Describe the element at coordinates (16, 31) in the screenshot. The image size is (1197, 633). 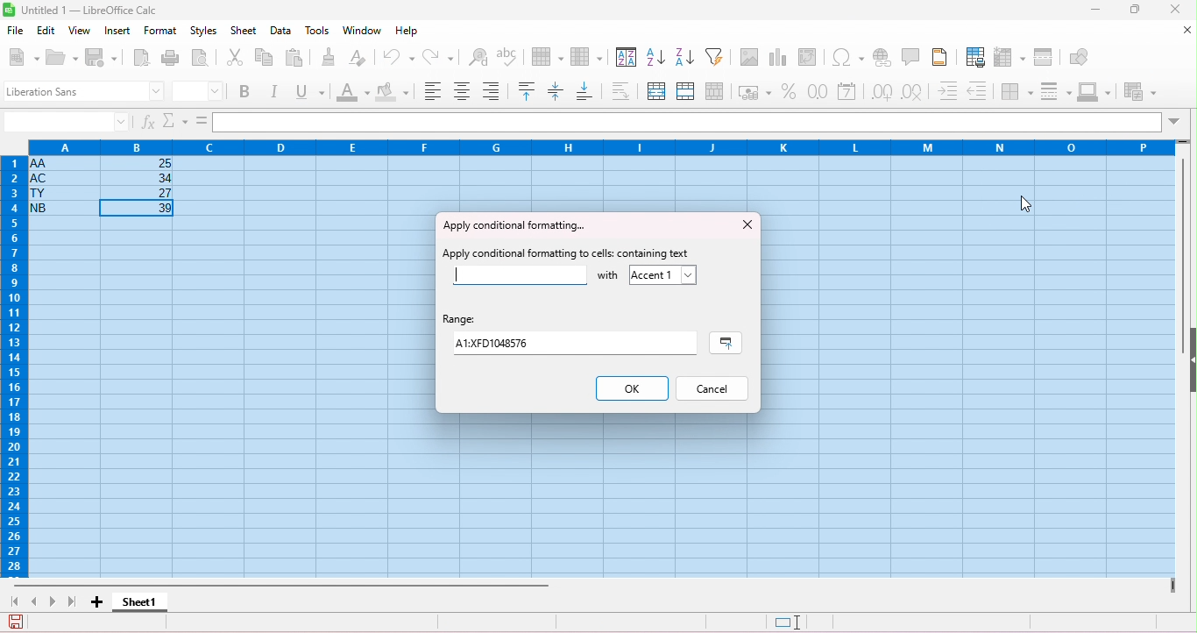
I see `file` at that location.